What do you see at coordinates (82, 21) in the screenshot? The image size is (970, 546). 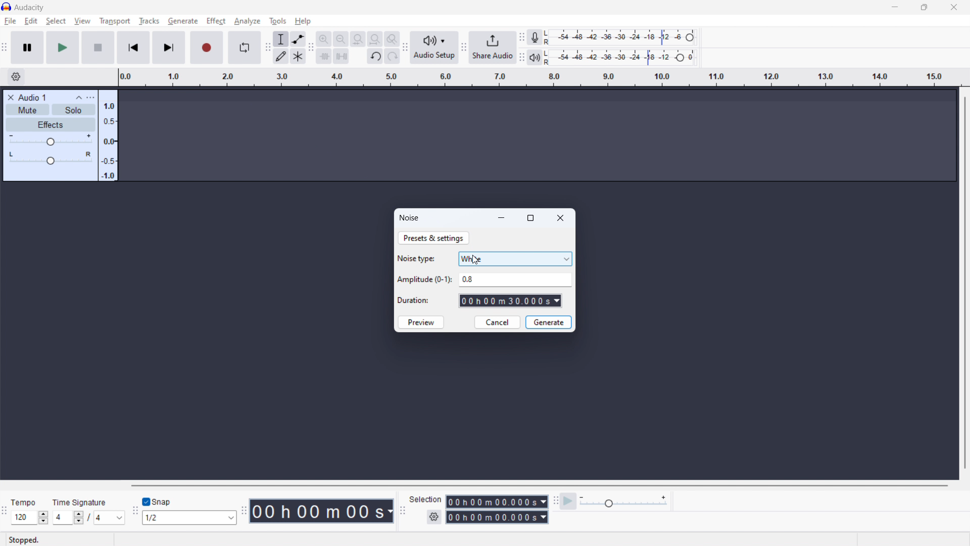 I see `view` at bounding box center [82, 21].